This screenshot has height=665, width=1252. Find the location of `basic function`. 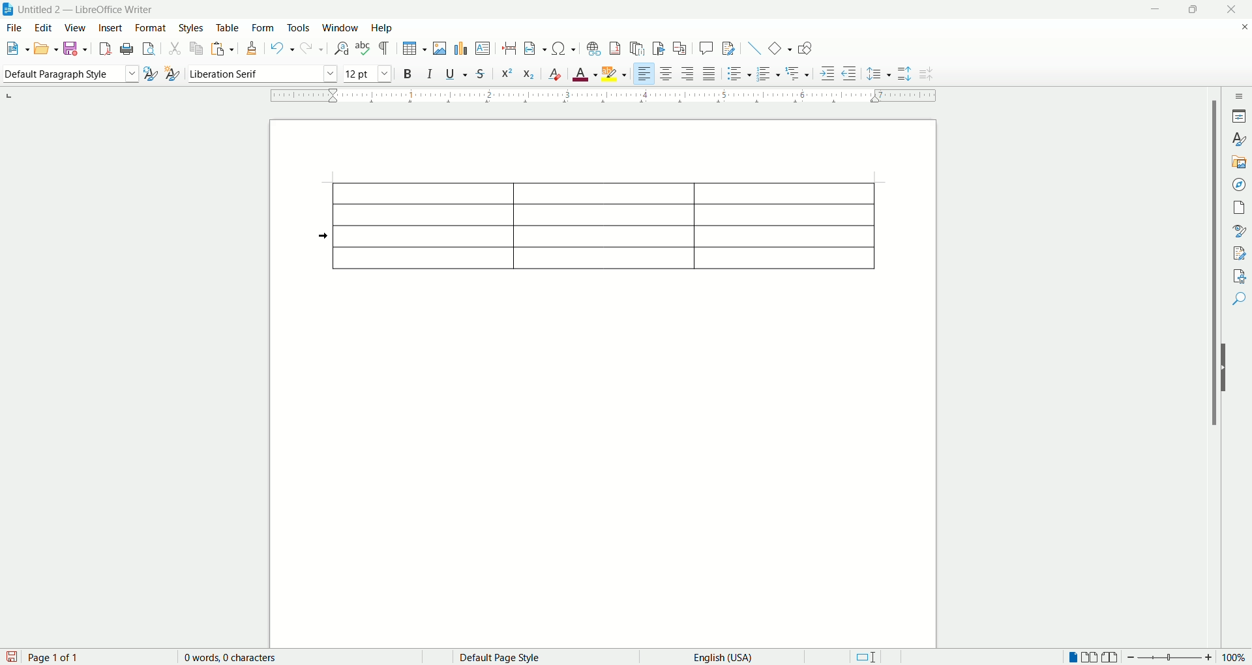

basic function is located at coordinates (779, 48).